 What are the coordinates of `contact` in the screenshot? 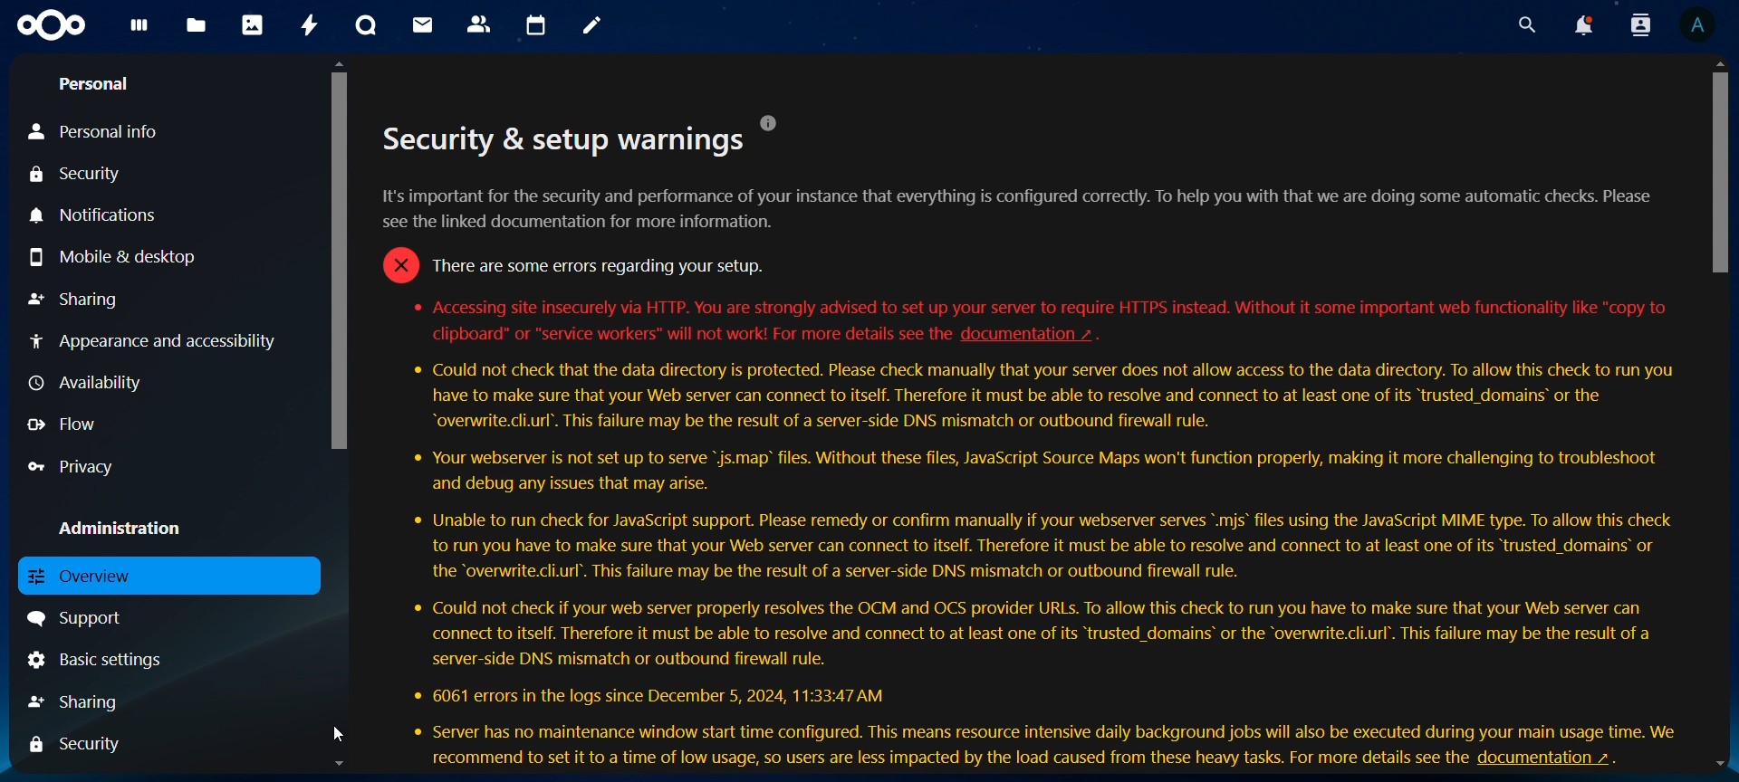 It's located at (483, 25).